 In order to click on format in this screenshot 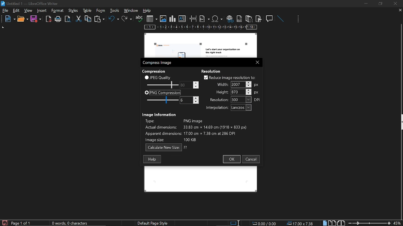, I will do `click(73, 10)`.